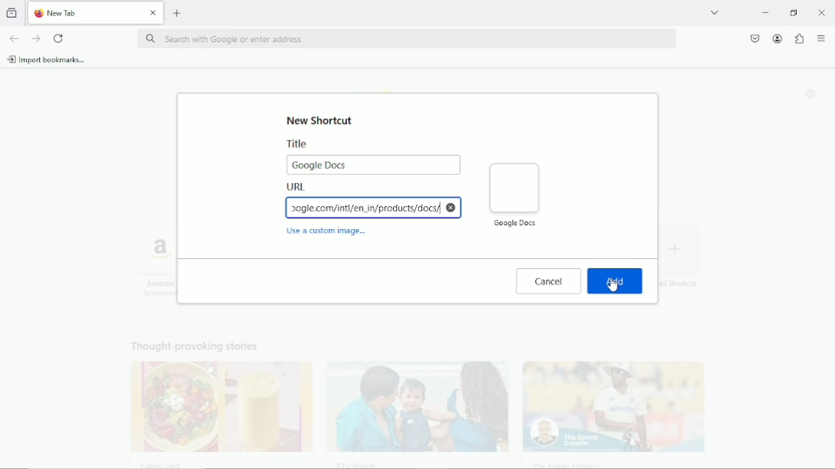  Describe the element at coordinates (13, 37) in the screenshot. I see `go back` at that location.